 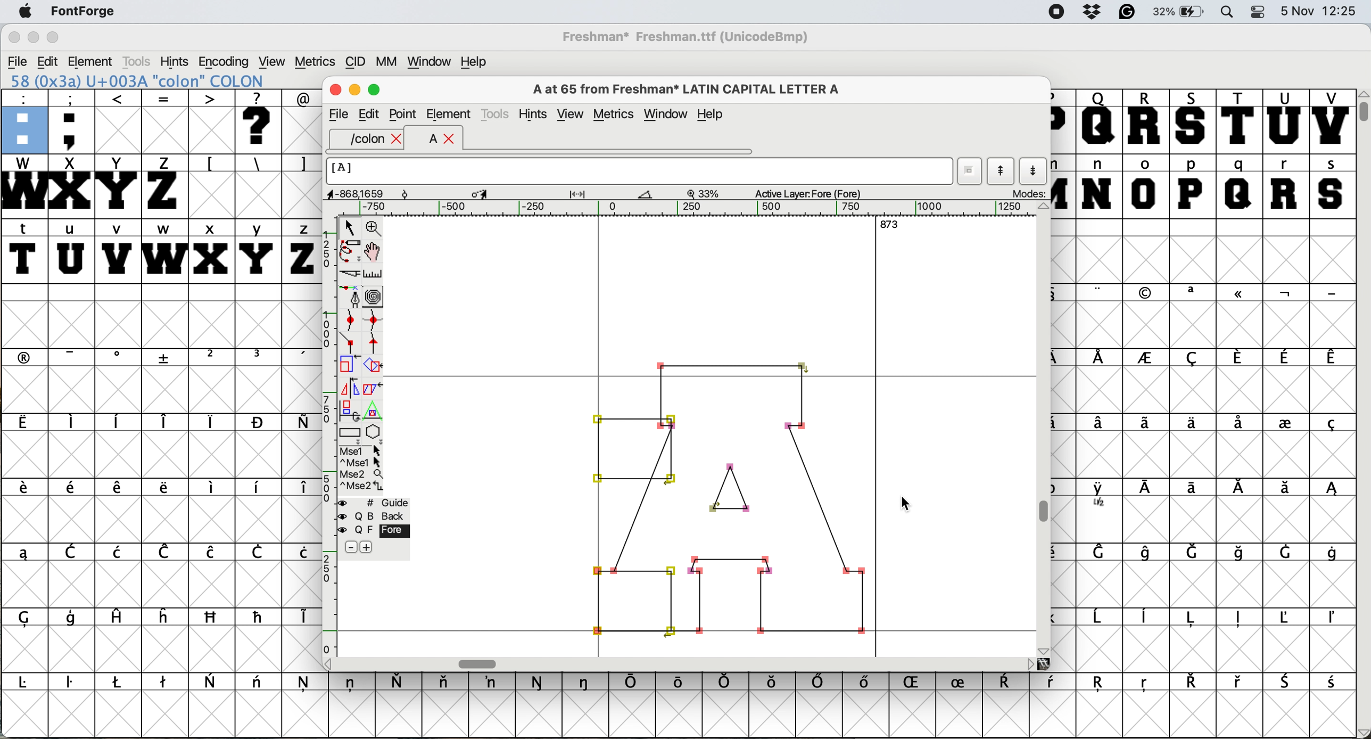 I want to click on symbol, so click(x=1100, y=619).